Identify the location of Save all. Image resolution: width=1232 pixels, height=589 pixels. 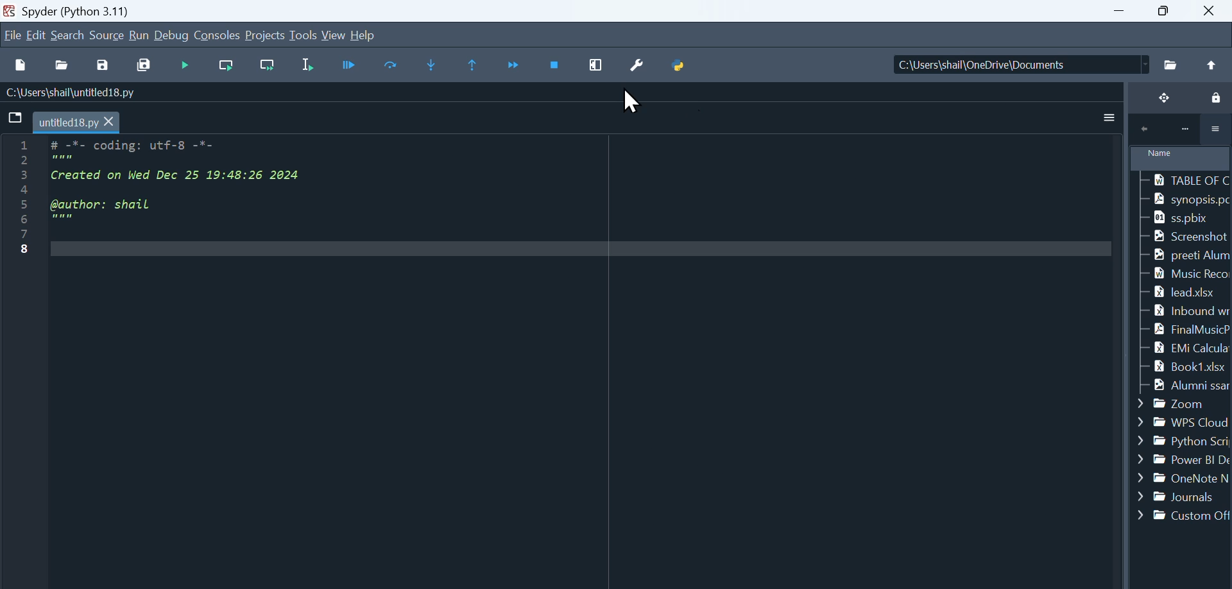
(142, 64).